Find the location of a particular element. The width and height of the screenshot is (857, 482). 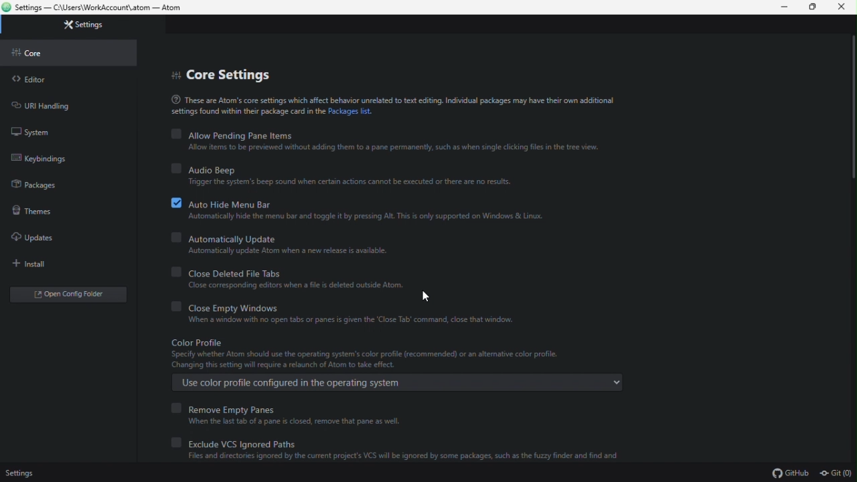

Tigger the system's beep sound when certain actions cannot be executed or there are no results. is located at coordinates (347, 183).